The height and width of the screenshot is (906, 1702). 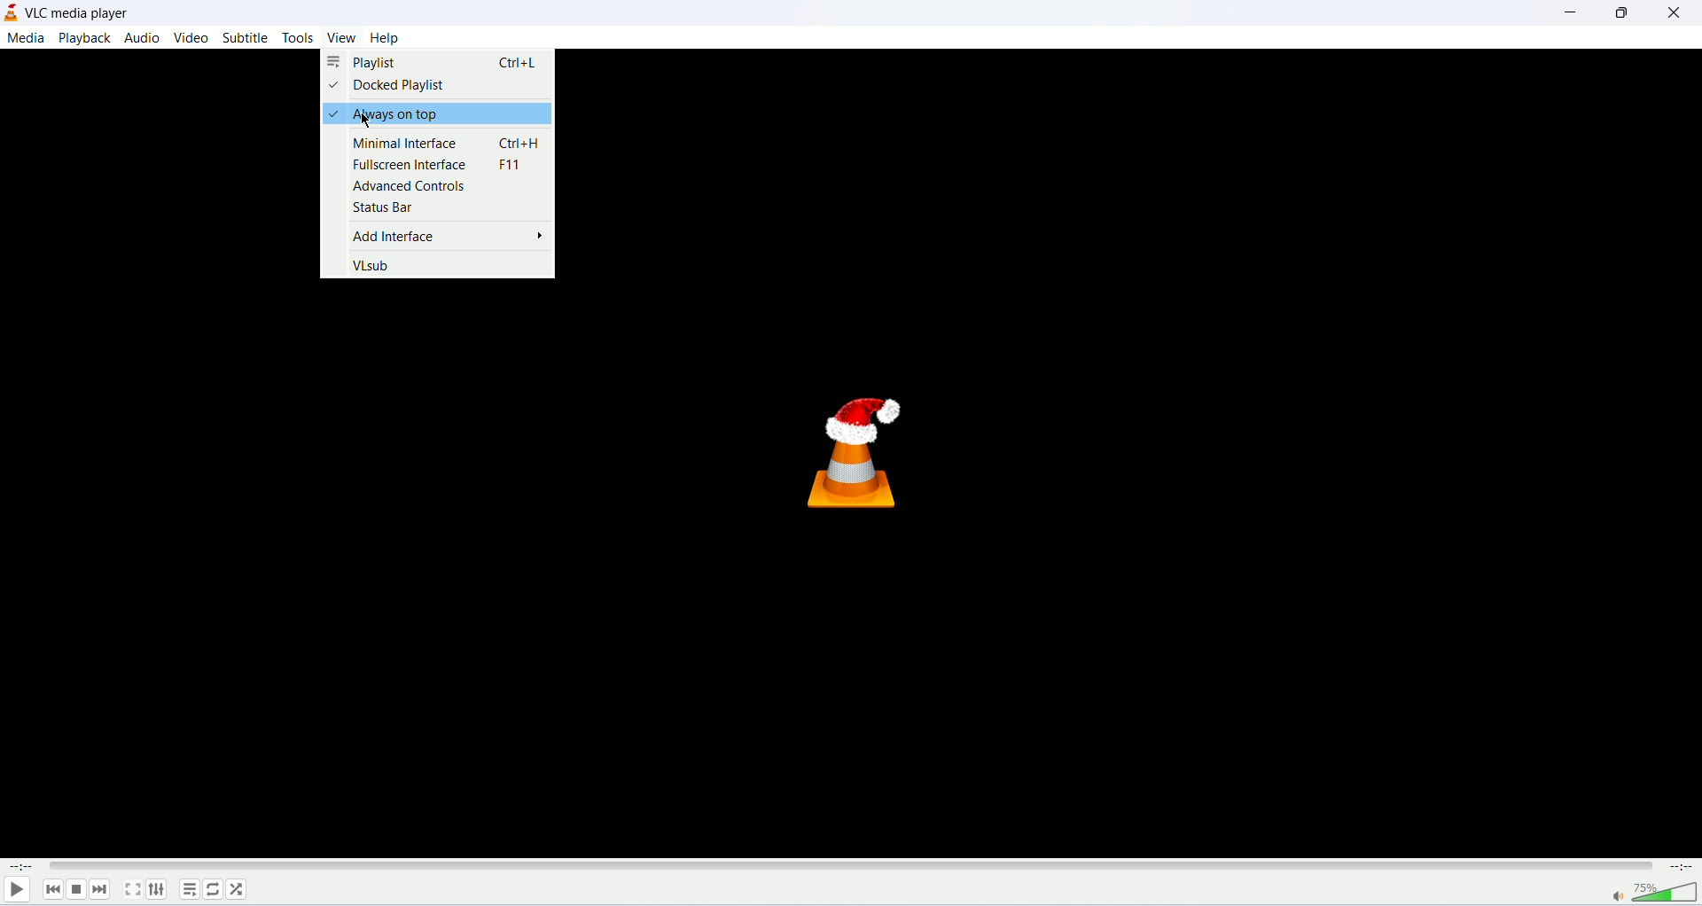 What do you see at coordinates (239, 891) in the screenshot?
I see `shuffle` at bounding box center [239, 891].